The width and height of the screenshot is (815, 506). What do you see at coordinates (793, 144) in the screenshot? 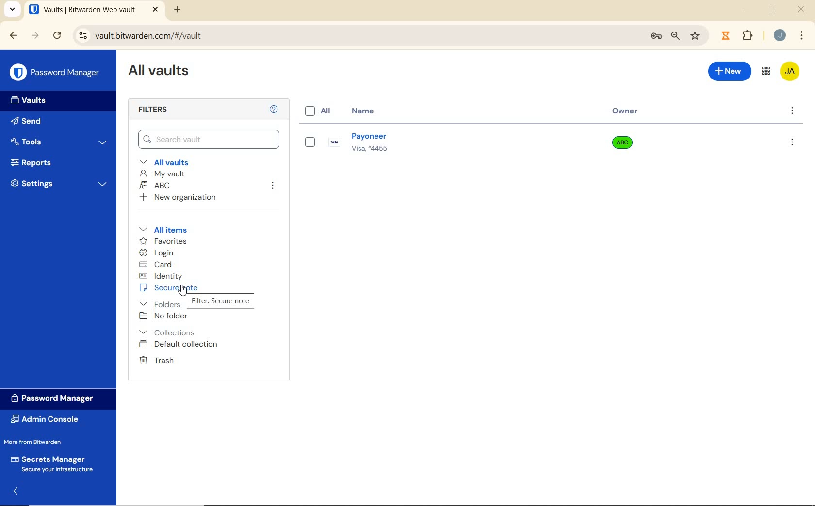
I see `options` at bounding box center [793, 144].